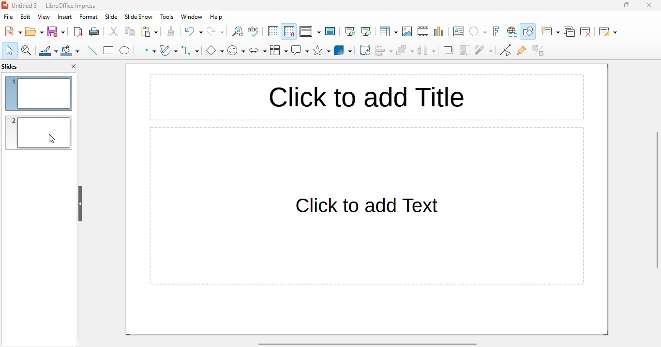 Image resolution: width=661 pixels, height=347 pixels. Describe the element at coordinates (38, 94) in the screenshot. I see `slide 1` at that location.